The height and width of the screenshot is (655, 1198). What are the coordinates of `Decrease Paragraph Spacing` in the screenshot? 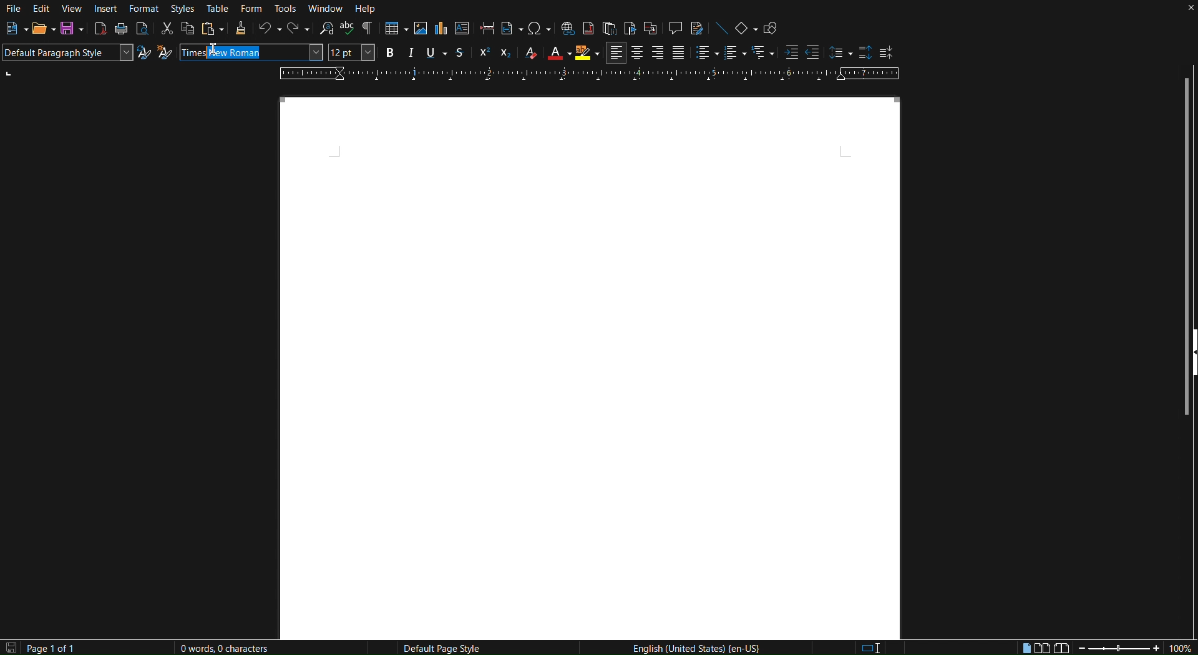 It's located at (887, 53).